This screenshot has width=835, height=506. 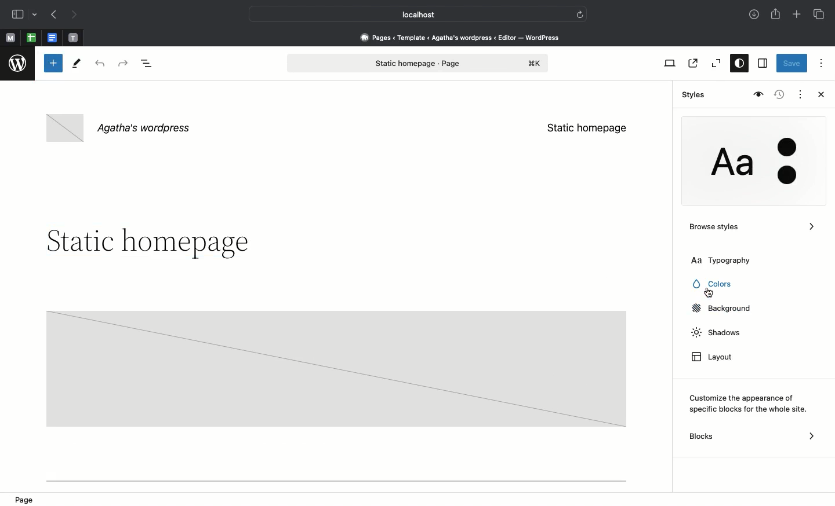 I want to click on Downloads, so click(x=755, y=16).